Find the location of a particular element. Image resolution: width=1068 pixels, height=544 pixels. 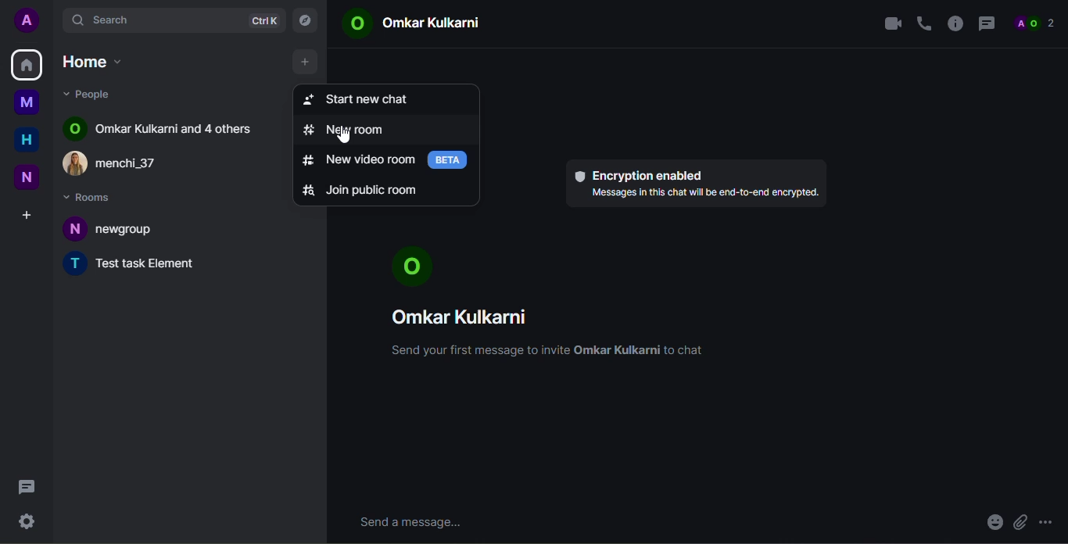

info is located at coordinates (955, 22).